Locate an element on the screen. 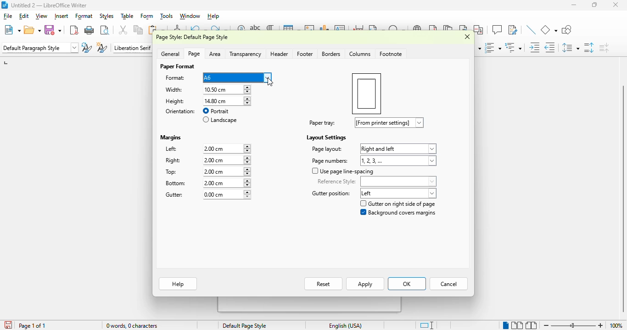  general is located at coordinates (171, 54).